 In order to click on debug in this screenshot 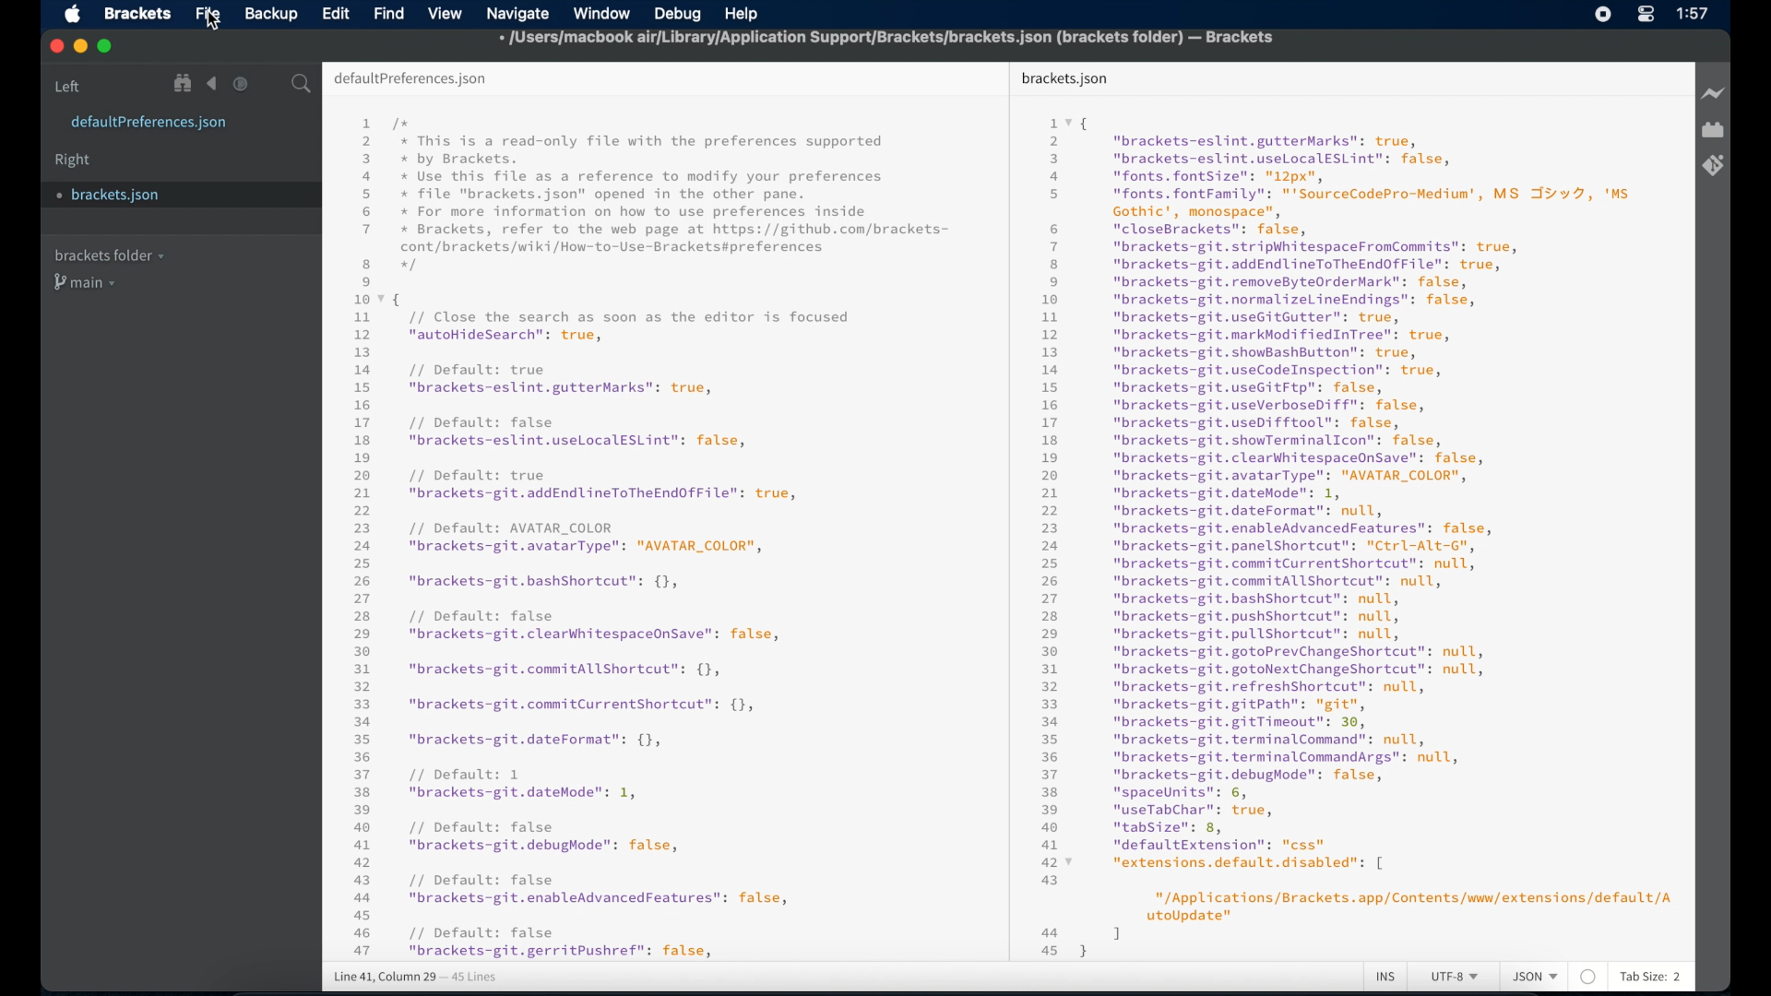, I will do `click(681, 16)`.